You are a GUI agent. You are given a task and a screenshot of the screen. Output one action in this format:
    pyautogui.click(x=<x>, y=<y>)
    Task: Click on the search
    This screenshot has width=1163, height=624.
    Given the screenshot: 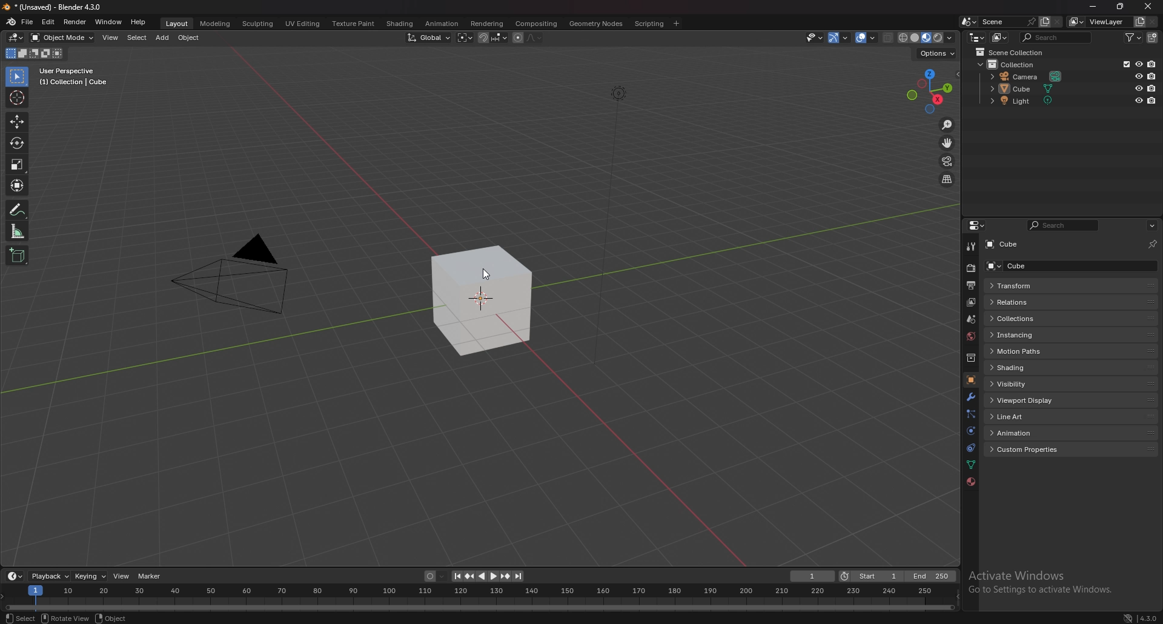 What is the action you would take?
    pyautogui.click(x=1064, y=225)
    